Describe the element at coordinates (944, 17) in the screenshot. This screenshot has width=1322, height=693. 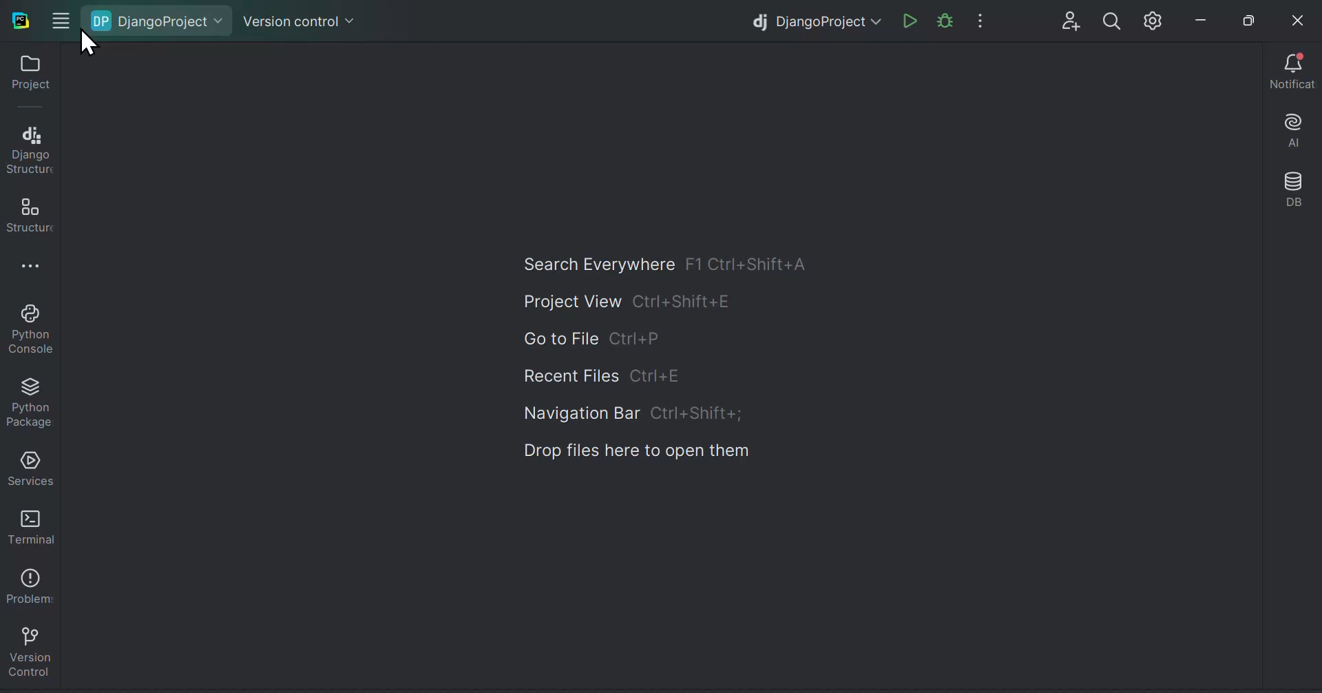
I see `The file in the editor is not renewable` at that location.